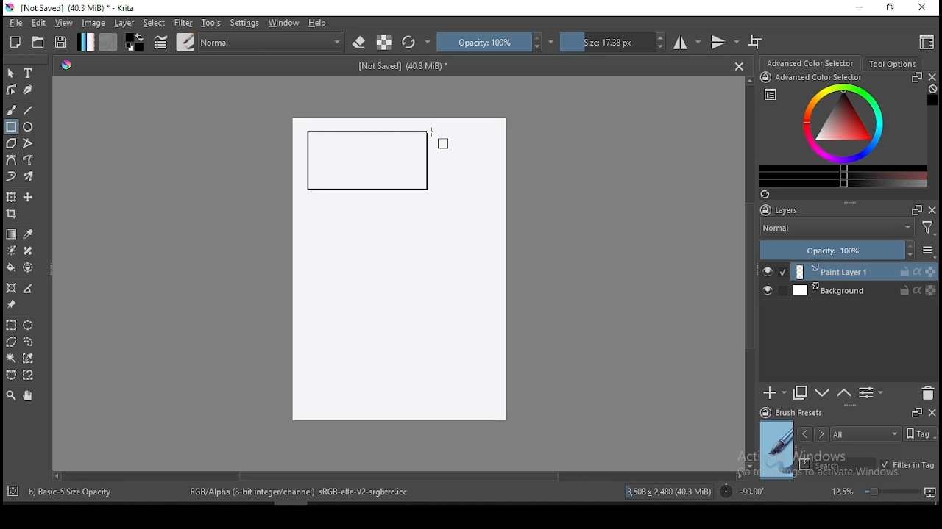  I want to click on bezier curve tool, so click(10, 161).